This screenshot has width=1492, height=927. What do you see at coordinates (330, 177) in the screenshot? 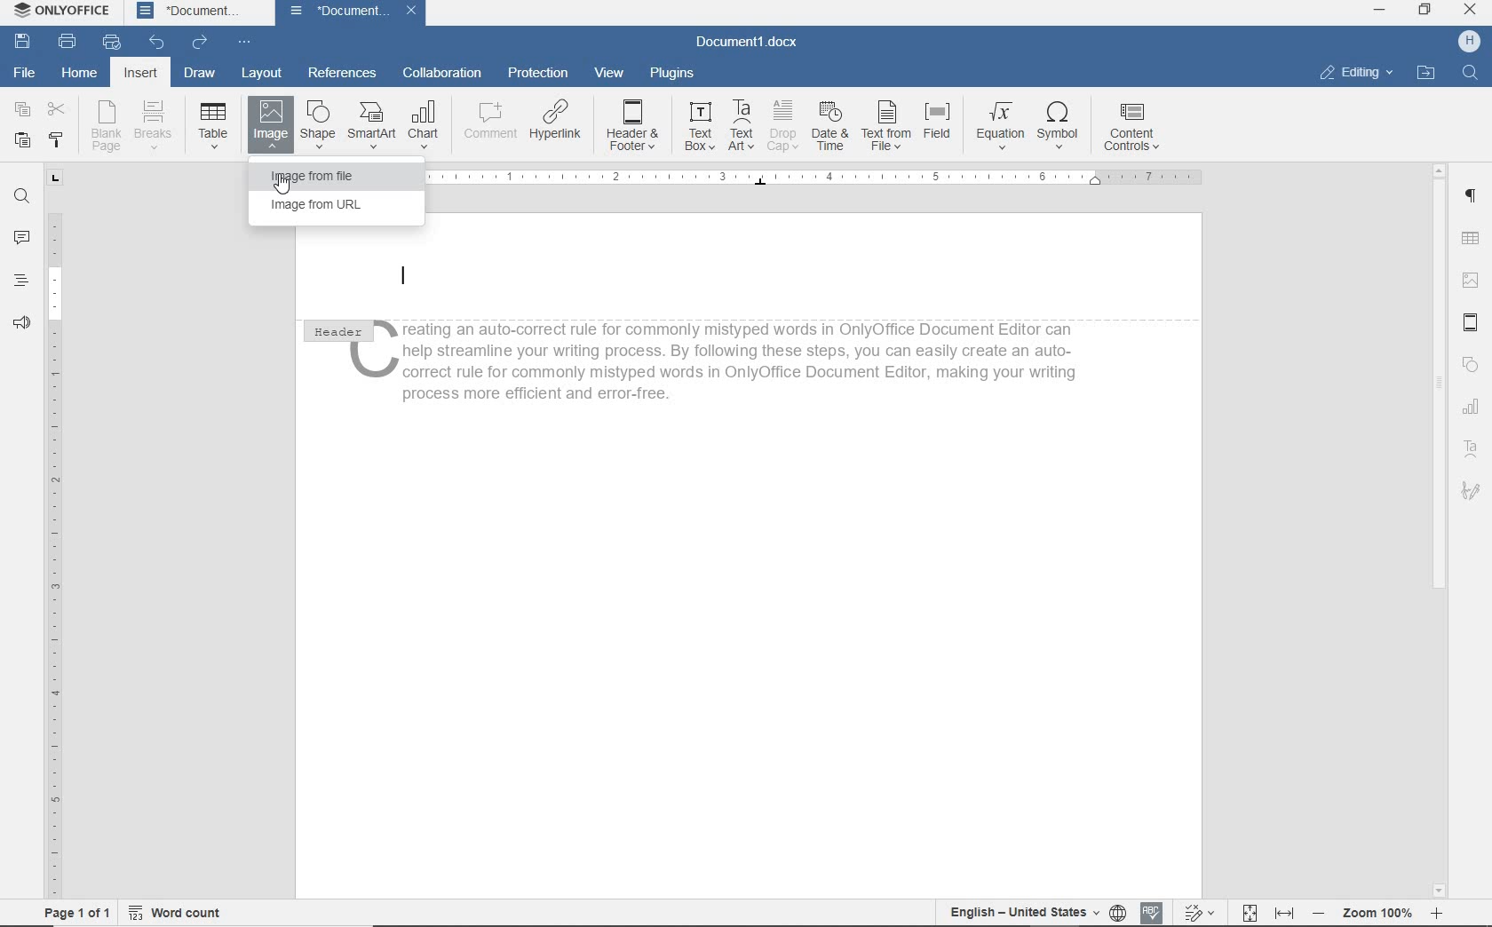
I see `IMAGE FROM FILE` at bounding box center [330, 177].